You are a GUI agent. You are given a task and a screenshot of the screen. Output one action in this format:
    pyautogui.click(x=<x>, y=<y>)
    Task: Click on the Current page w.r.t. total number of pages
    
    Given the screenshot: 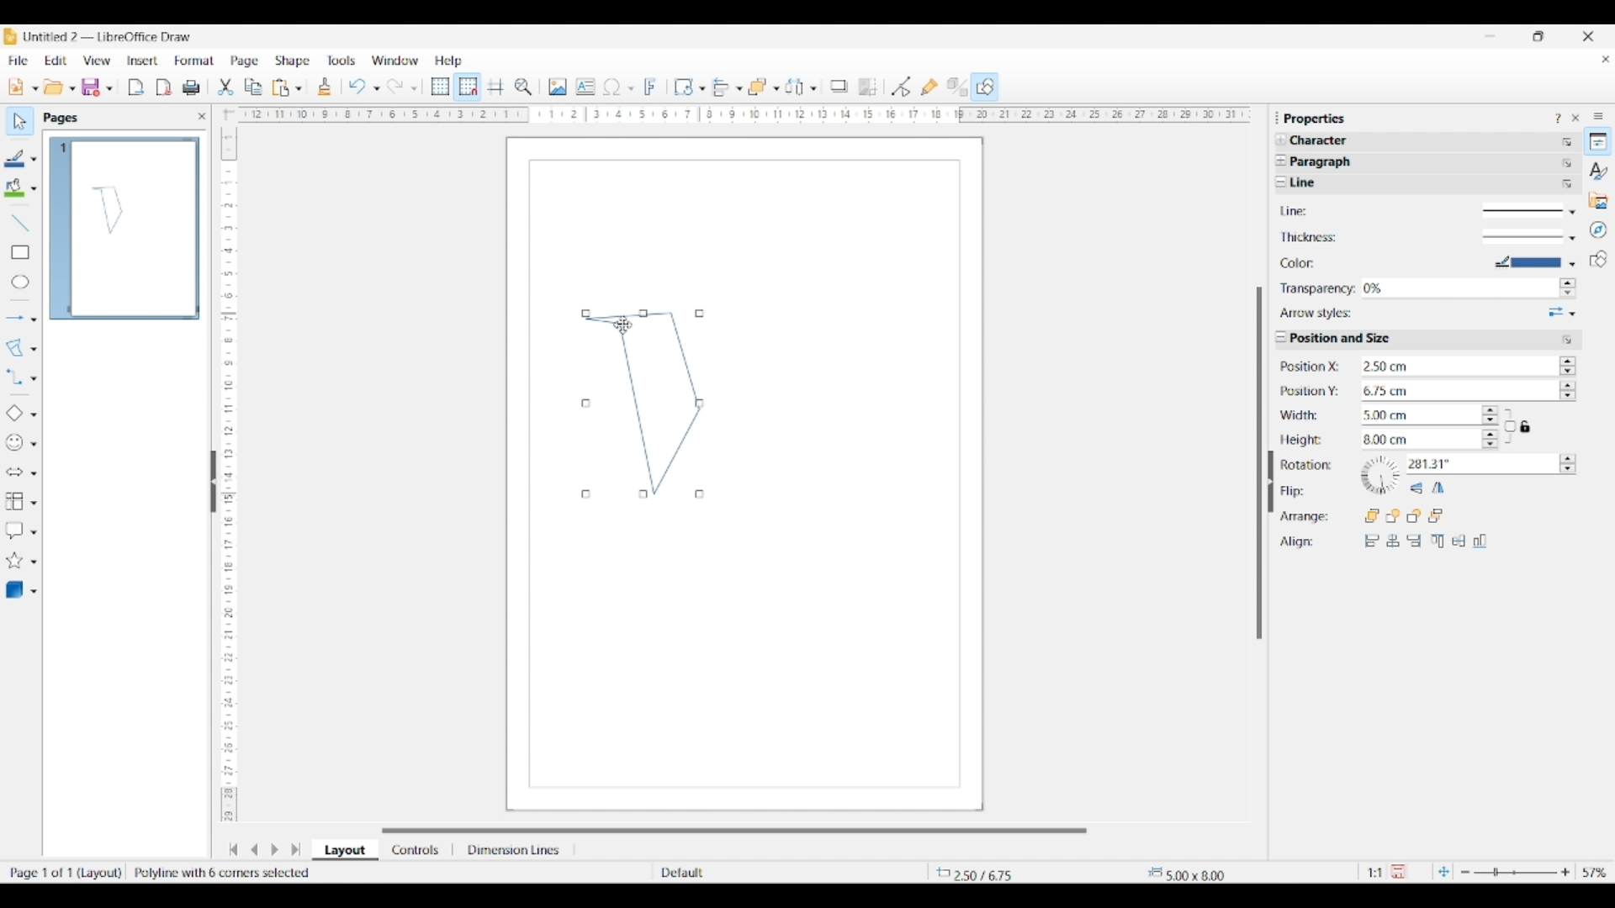 What is the action you would take?
    pyautogui.click(x=62, y=872)
    